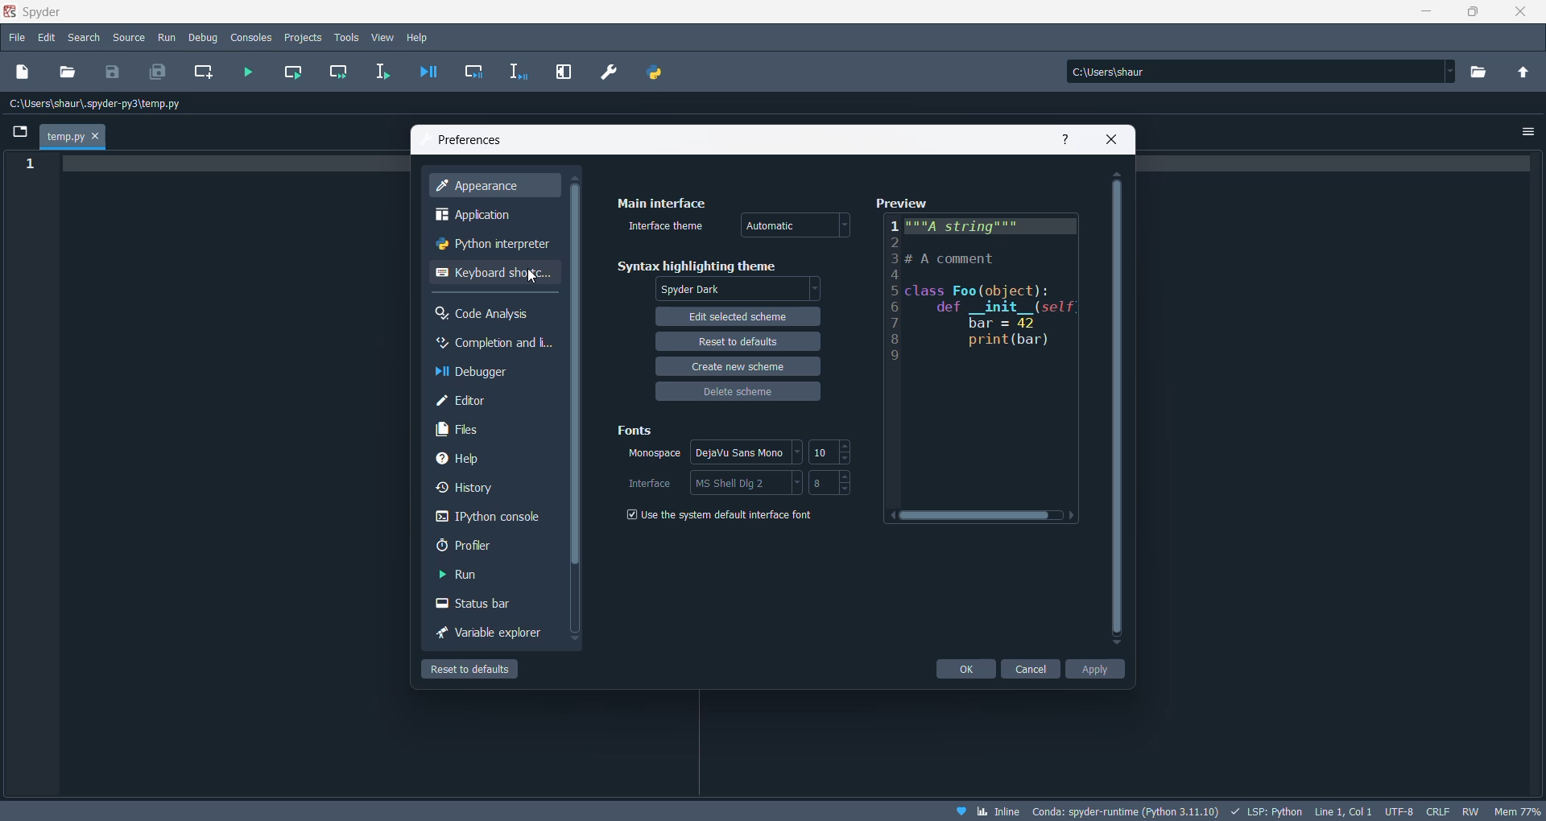  I want to click on decrement, so click(847, 489).